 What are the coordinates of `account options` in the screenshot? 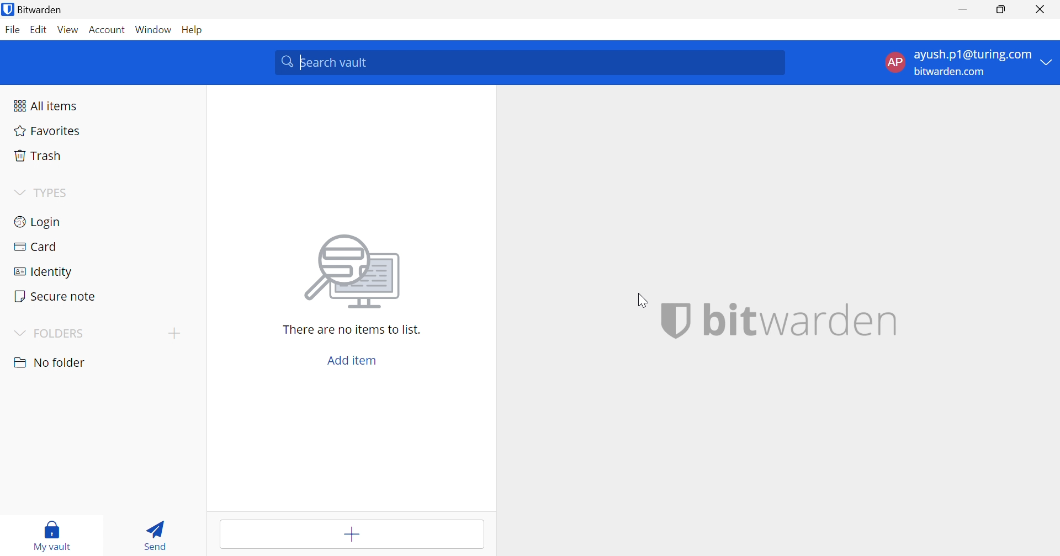 It's located at (969, 62).